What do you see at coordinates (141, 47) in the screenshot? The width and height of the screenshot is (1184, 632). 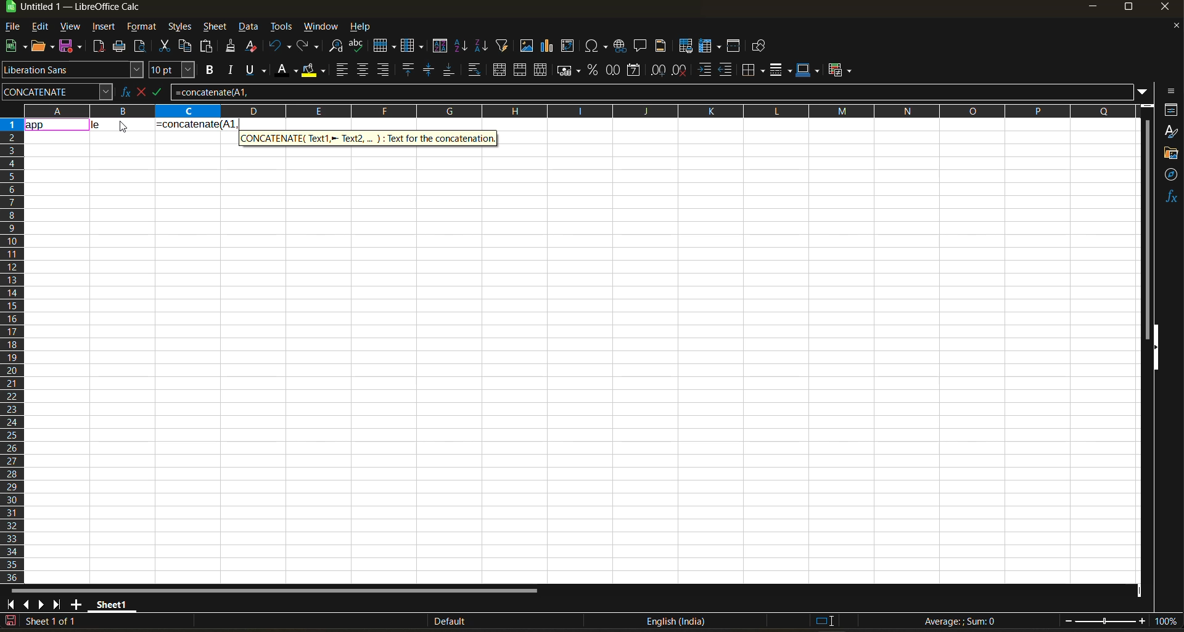 I see `toggle print preview` at bounding box center [141, 47].